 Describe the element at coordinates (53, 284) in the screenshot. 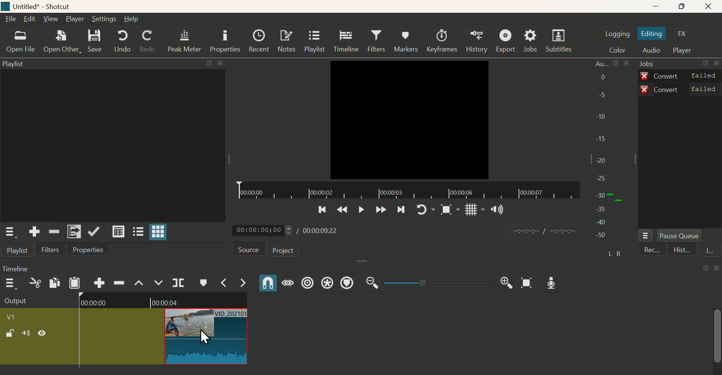

I see `Copy` at that location.